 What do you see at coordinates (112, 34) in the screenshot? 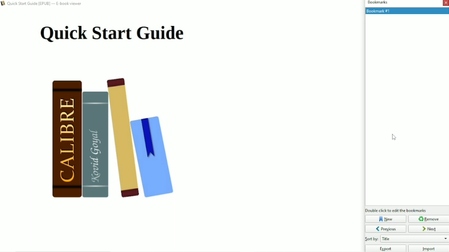
I see `Title` at bounding box center [112, 34].